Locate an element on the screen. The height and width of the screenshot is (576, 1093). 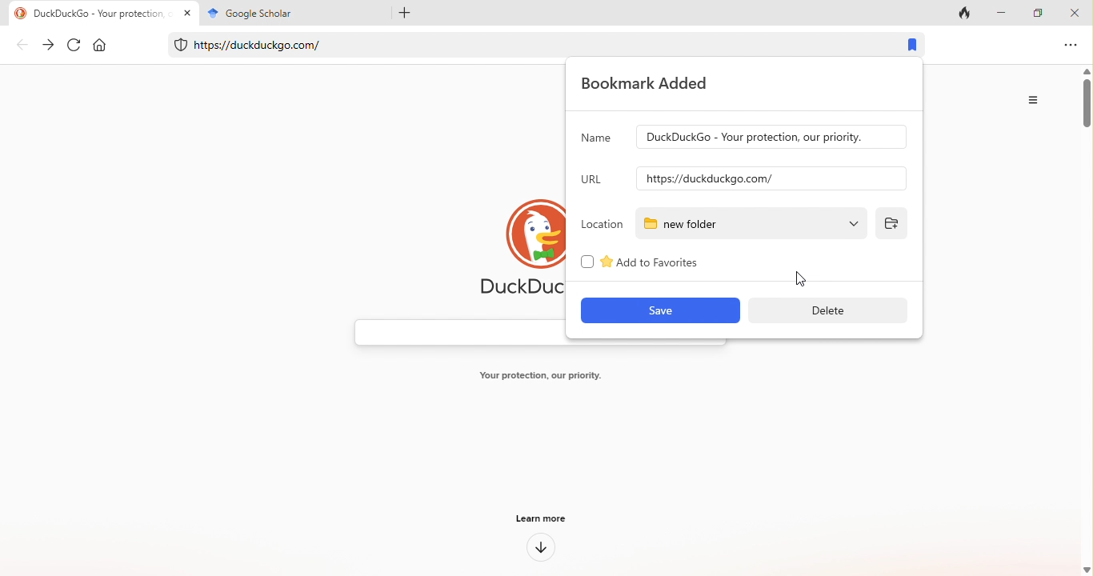
move up is located at coordinates (1086, 73).